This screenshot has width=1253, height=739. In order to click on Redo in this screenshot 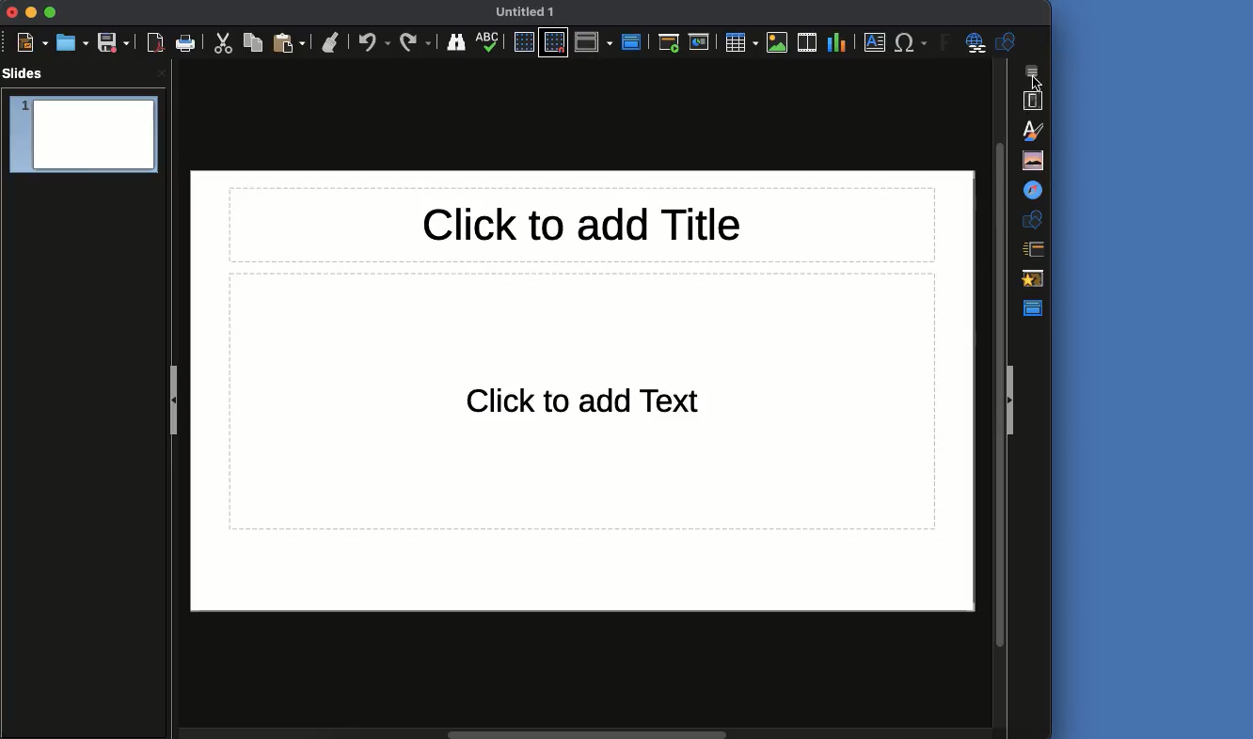, I will do `click(416, 41)`.